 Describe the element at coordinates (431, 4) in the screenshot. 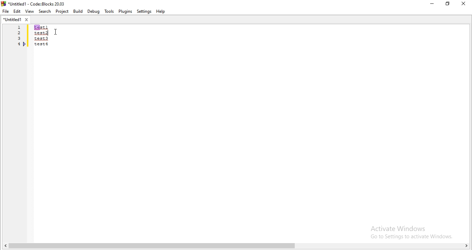

I see `Minimise` at that location.